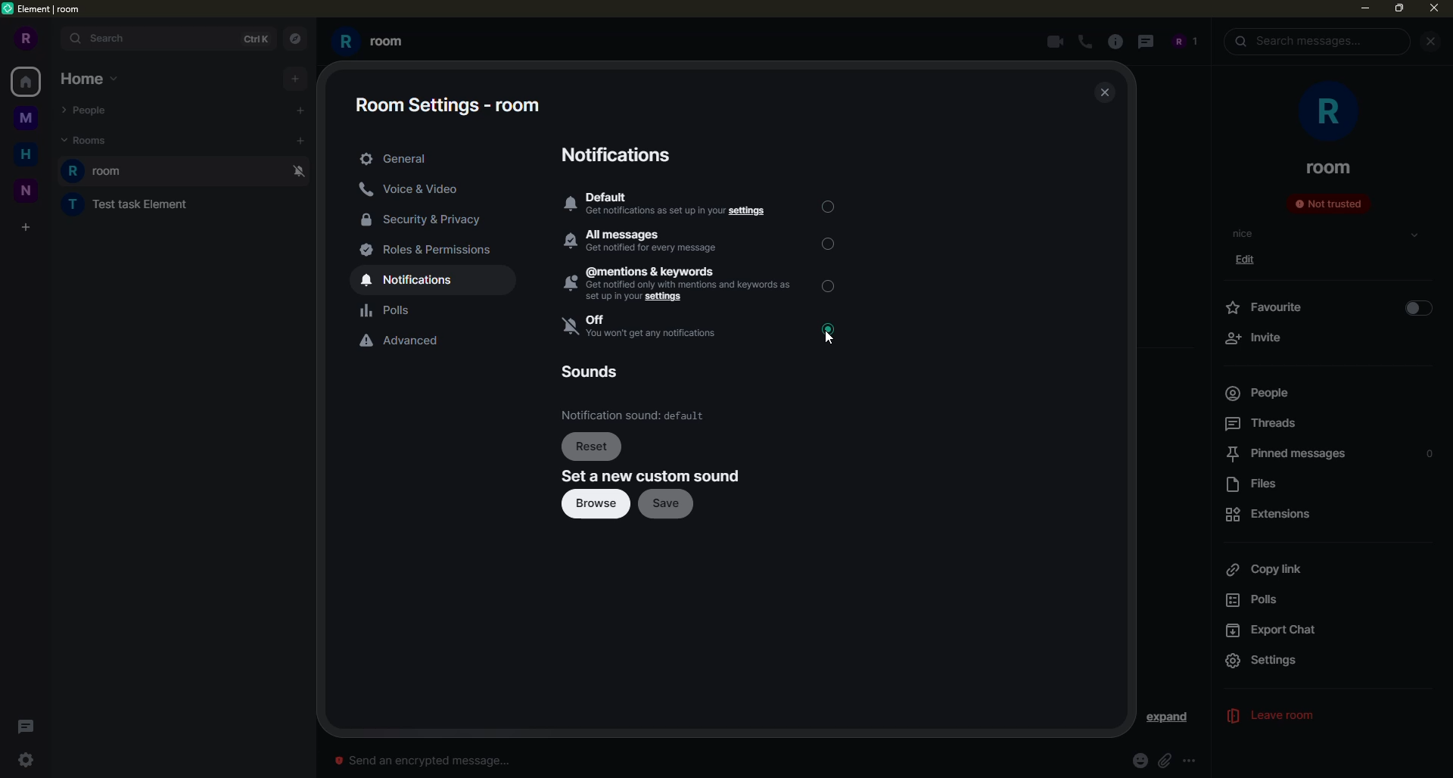 This screenshot has height=778, width=1453. Describe the element at coordinates (653, 477) in the screenshot. I see `set new custom sound` at that location.